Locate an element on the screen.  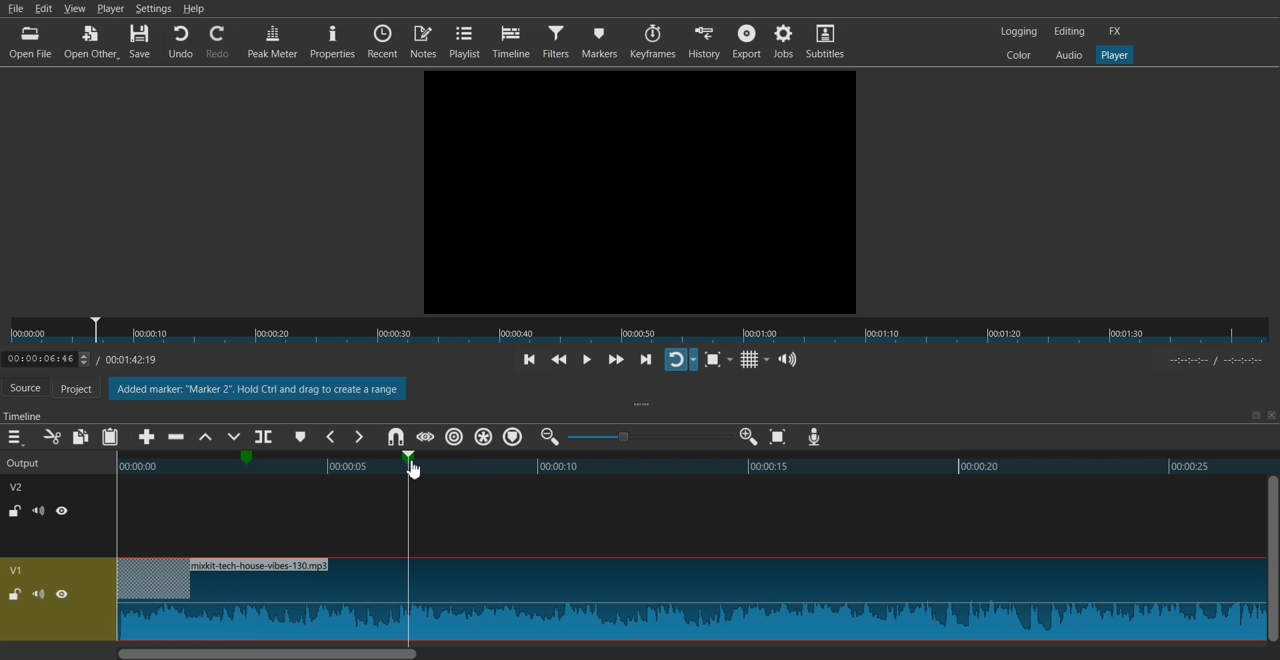
Zoom timeline out is located at coordinates (550, 436).